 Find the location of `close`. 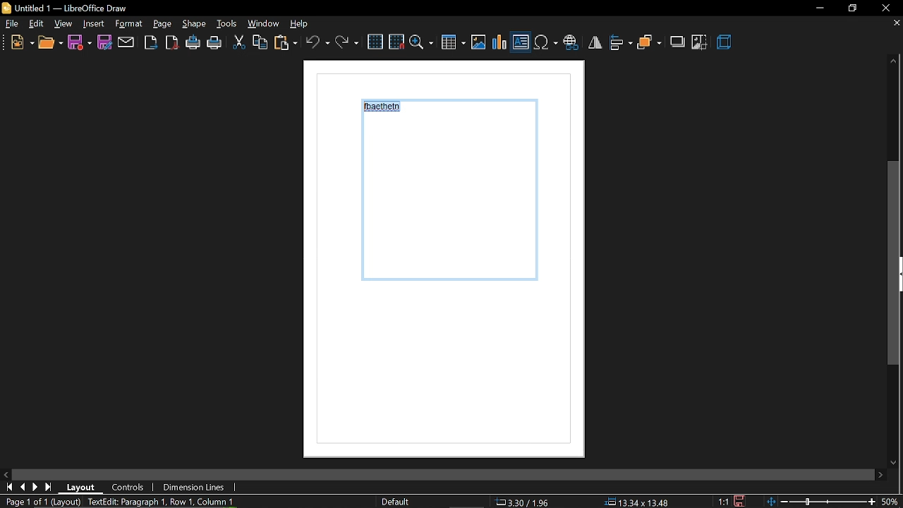

close is located at coordinates (887, 8).